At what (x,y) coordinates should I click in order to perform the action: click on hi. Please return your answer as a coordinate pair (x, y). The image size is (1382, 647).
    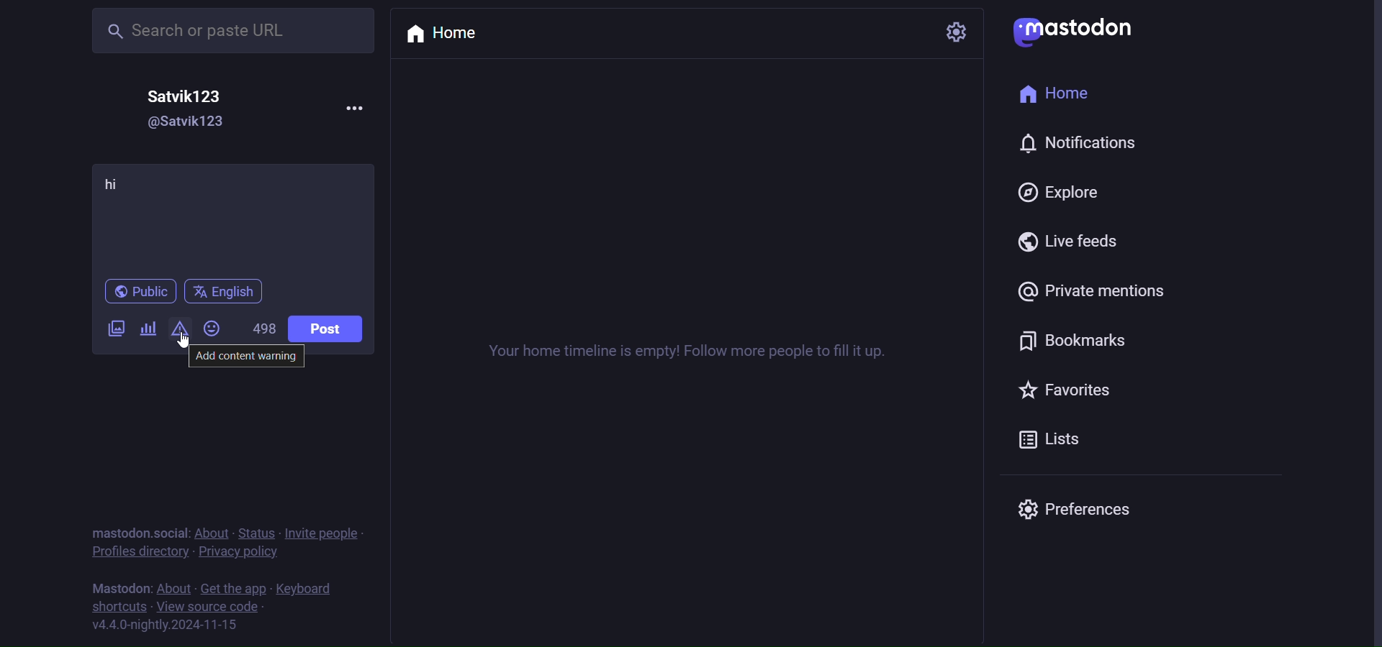
    Looking at the image, I should click on (117, 186).